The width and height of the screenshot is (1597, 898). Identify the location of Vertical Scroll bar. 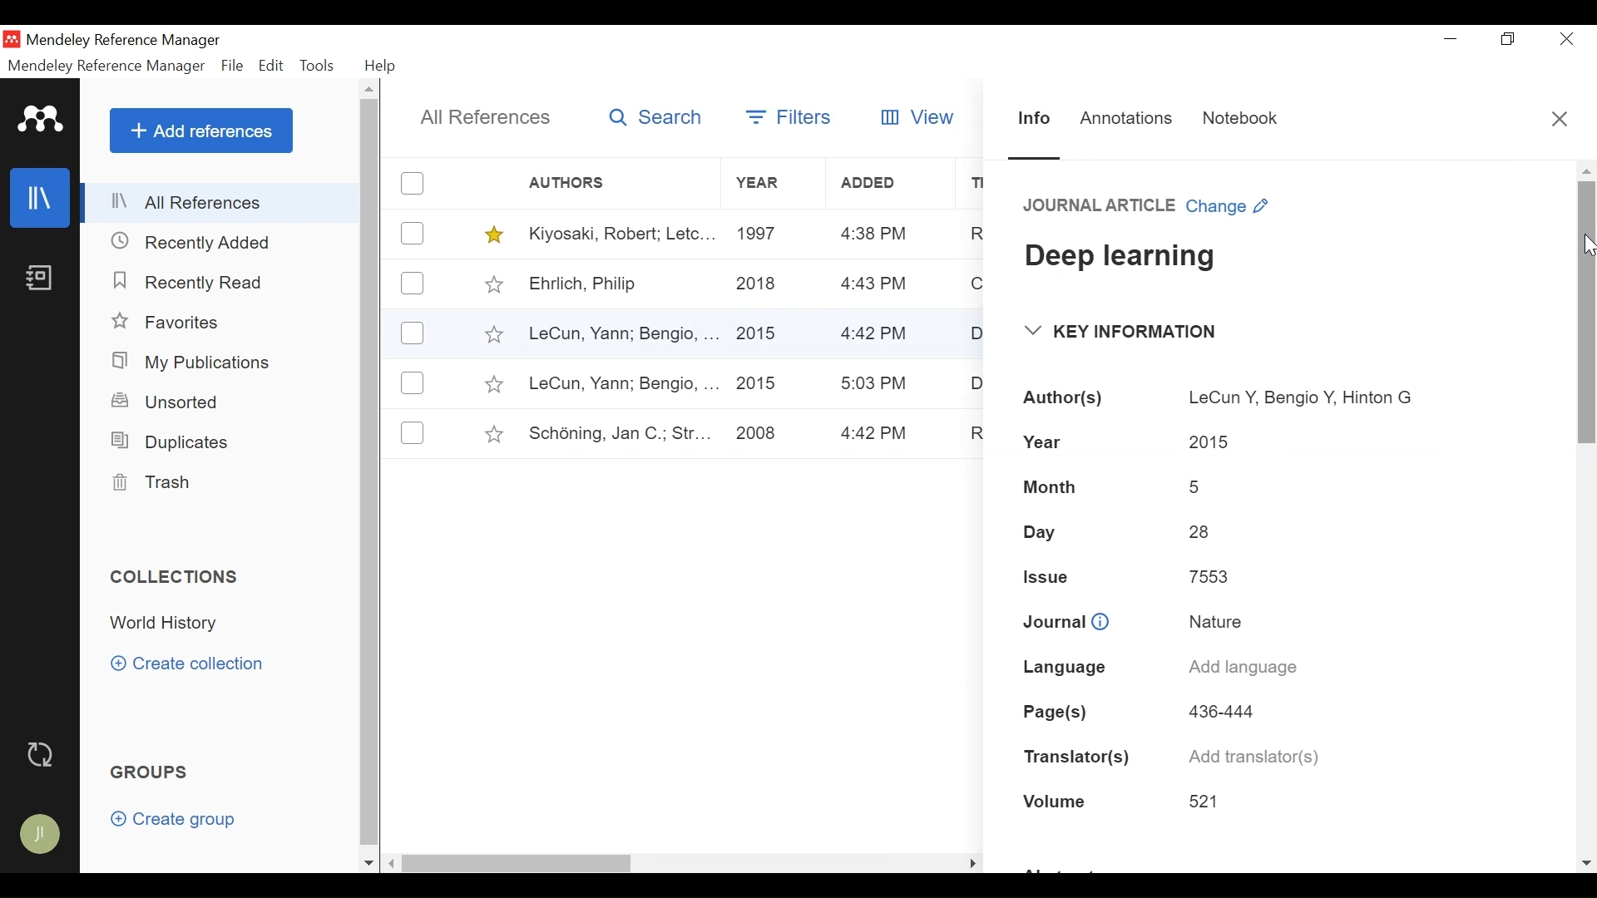
(1587, 310).